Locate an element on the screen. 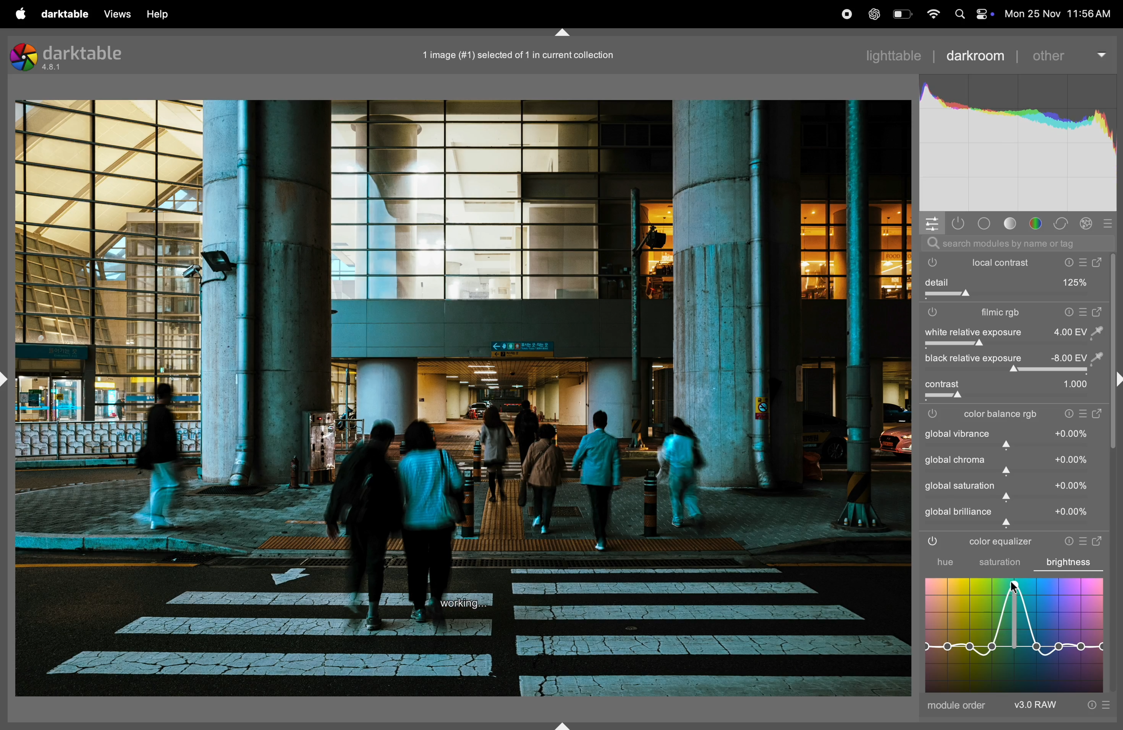  apple widgets is located at coordinates (972, 14).